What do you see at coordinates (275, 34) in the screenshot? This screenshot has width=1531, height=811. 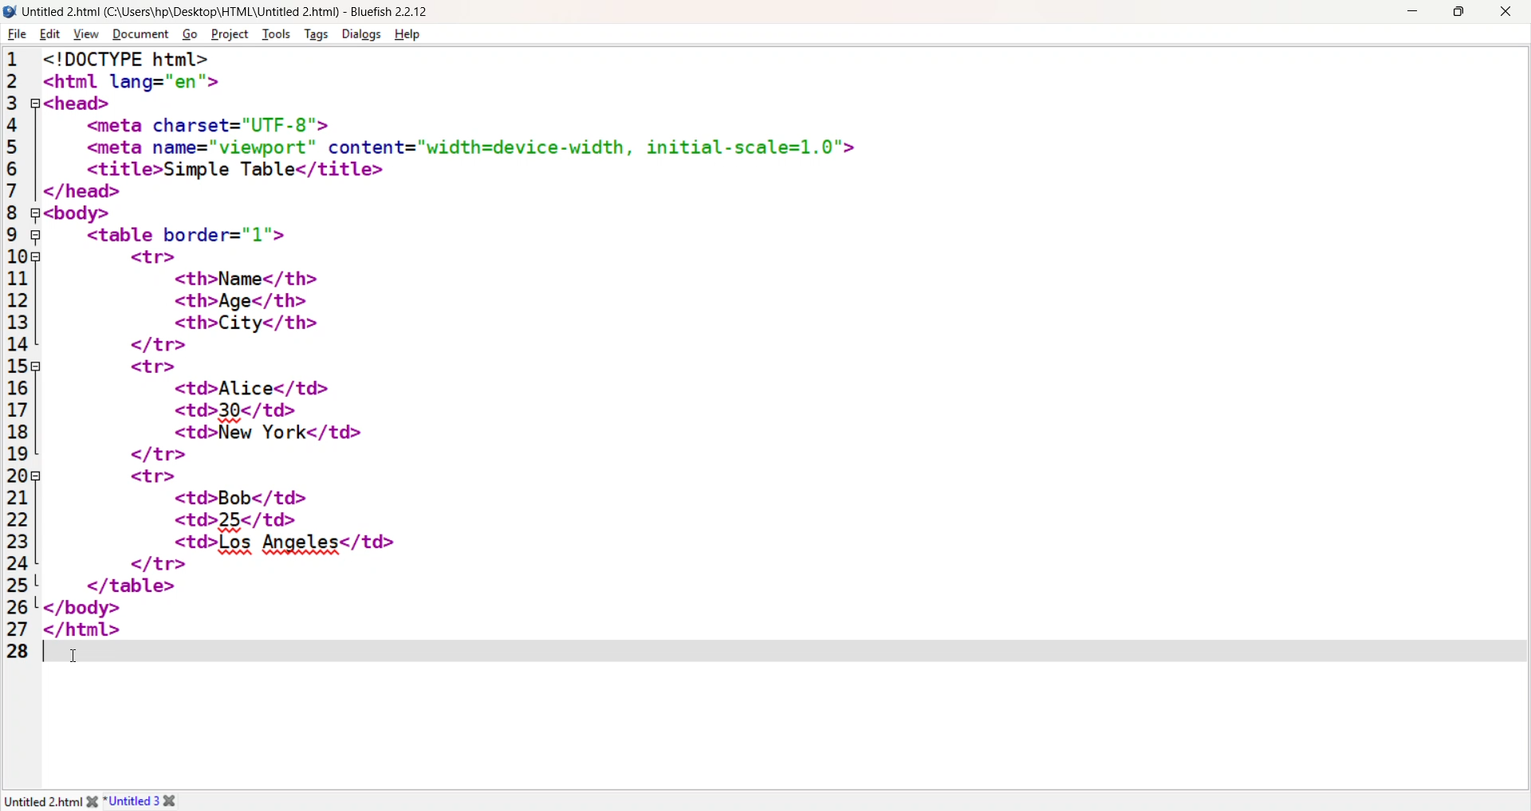 I see `Tools` at bounding box center [275, 34].